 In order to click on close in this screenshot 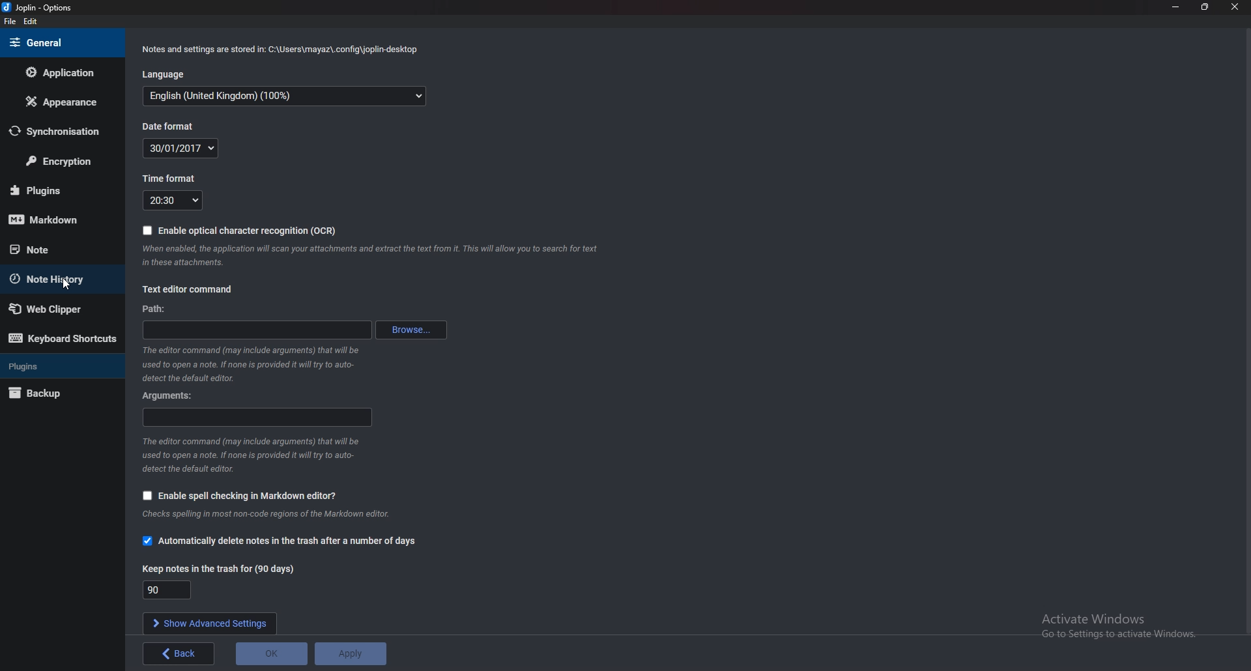, I will do `click(1235, 7)`.